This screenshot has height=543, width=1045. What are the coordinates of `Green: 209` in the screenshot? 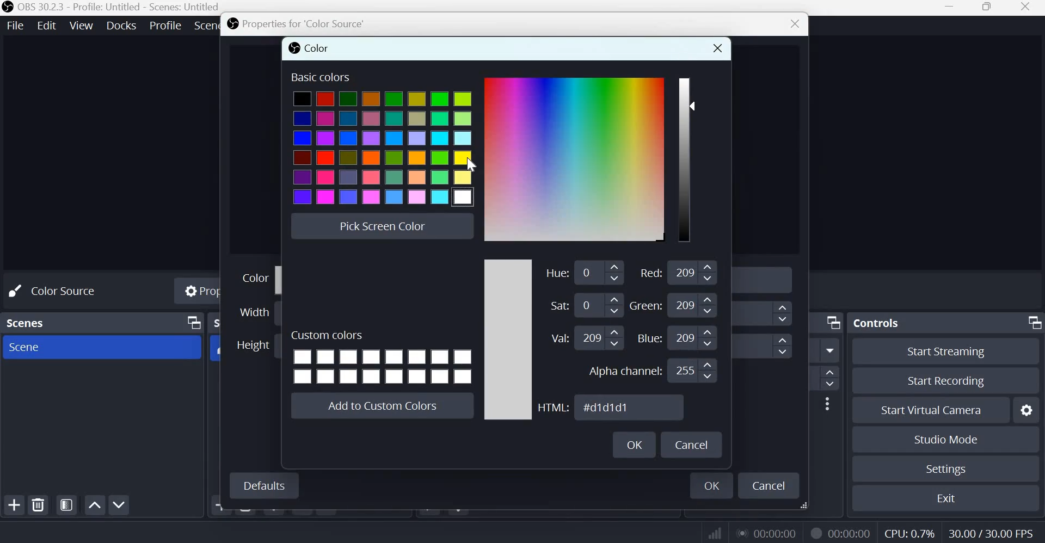 It's located at (646, 306).